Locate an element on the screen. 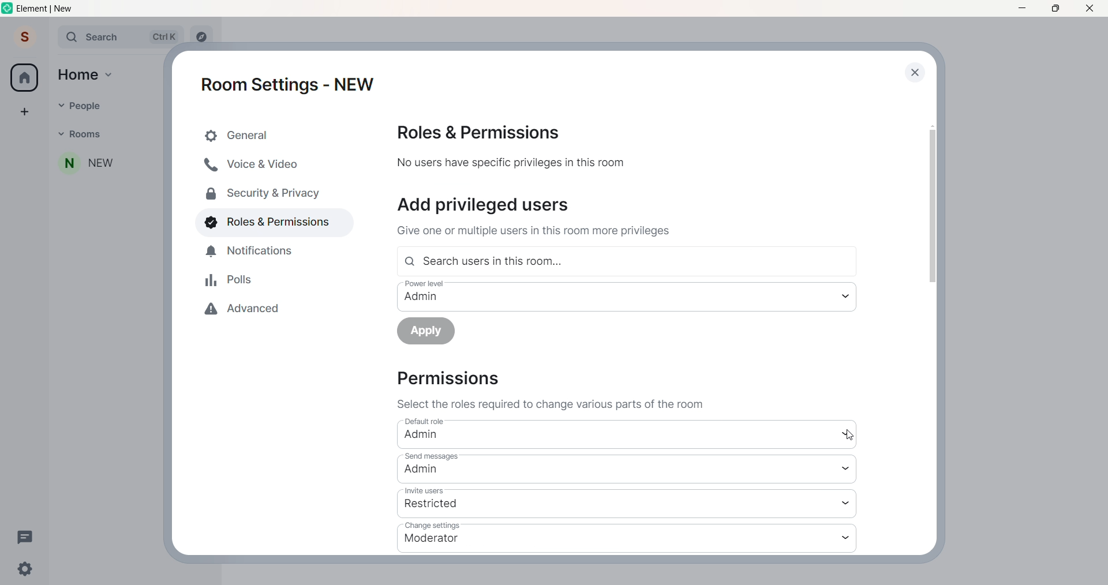  roles and permissions is located at coordinates (268, 222).